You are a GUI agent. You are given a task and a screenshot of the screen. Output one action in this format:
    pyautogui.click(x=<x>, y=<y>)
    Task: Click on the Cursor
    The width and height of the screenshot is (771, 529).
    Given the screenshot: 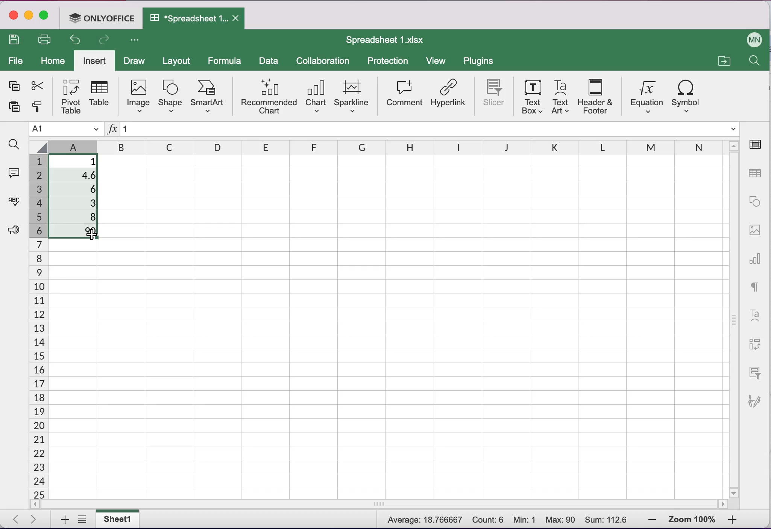 What is the action you would take?
    pyautogui.click(x=89, y=236)
    